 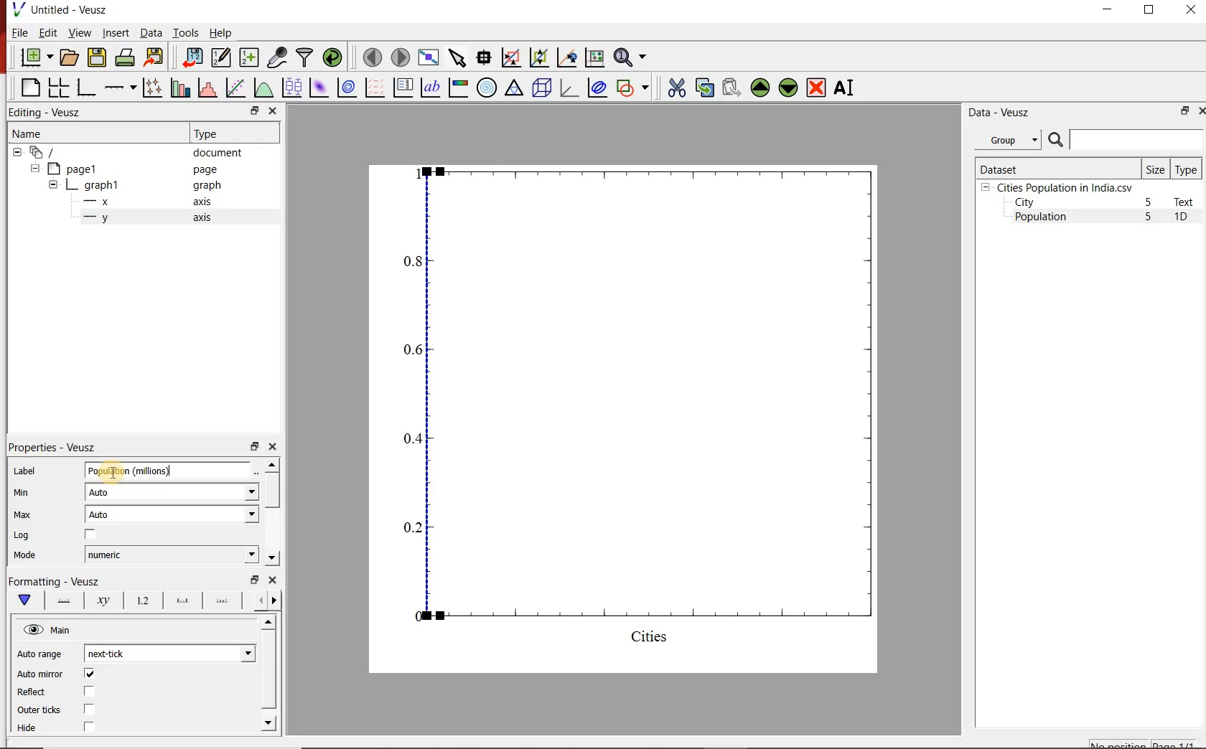 What do you see at coordinates (132, 151) in the screenshot?
I see `document` at bounding box center [132, 151].